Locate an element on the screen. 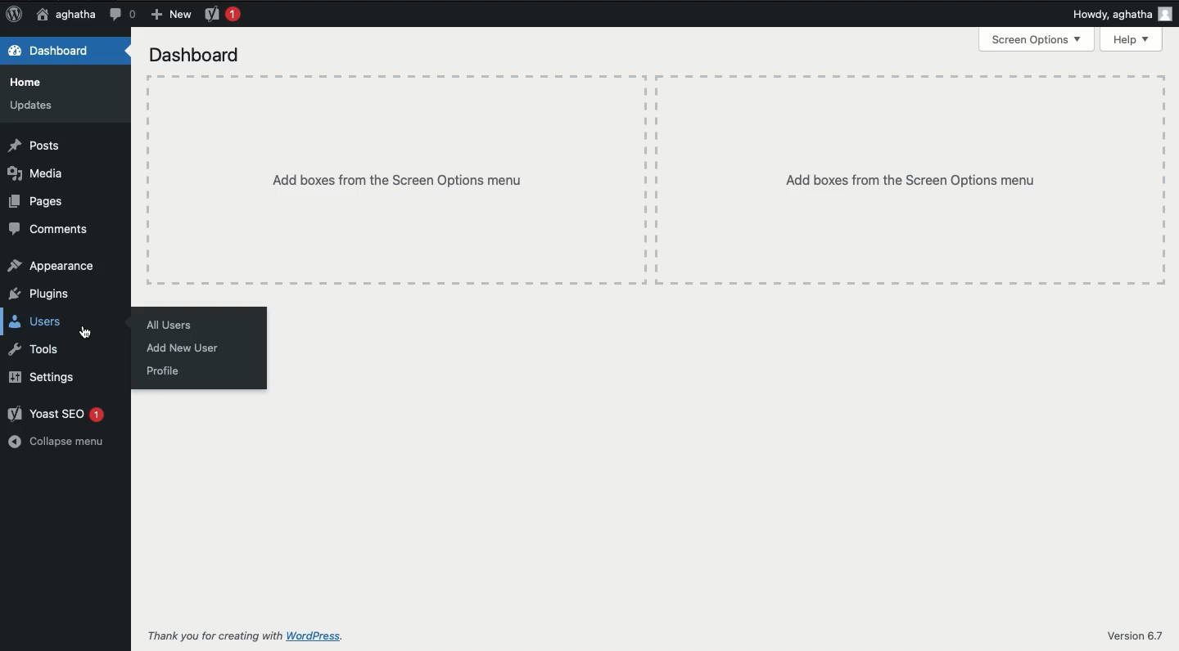  Screen options is located at coordinates (1037, 39).